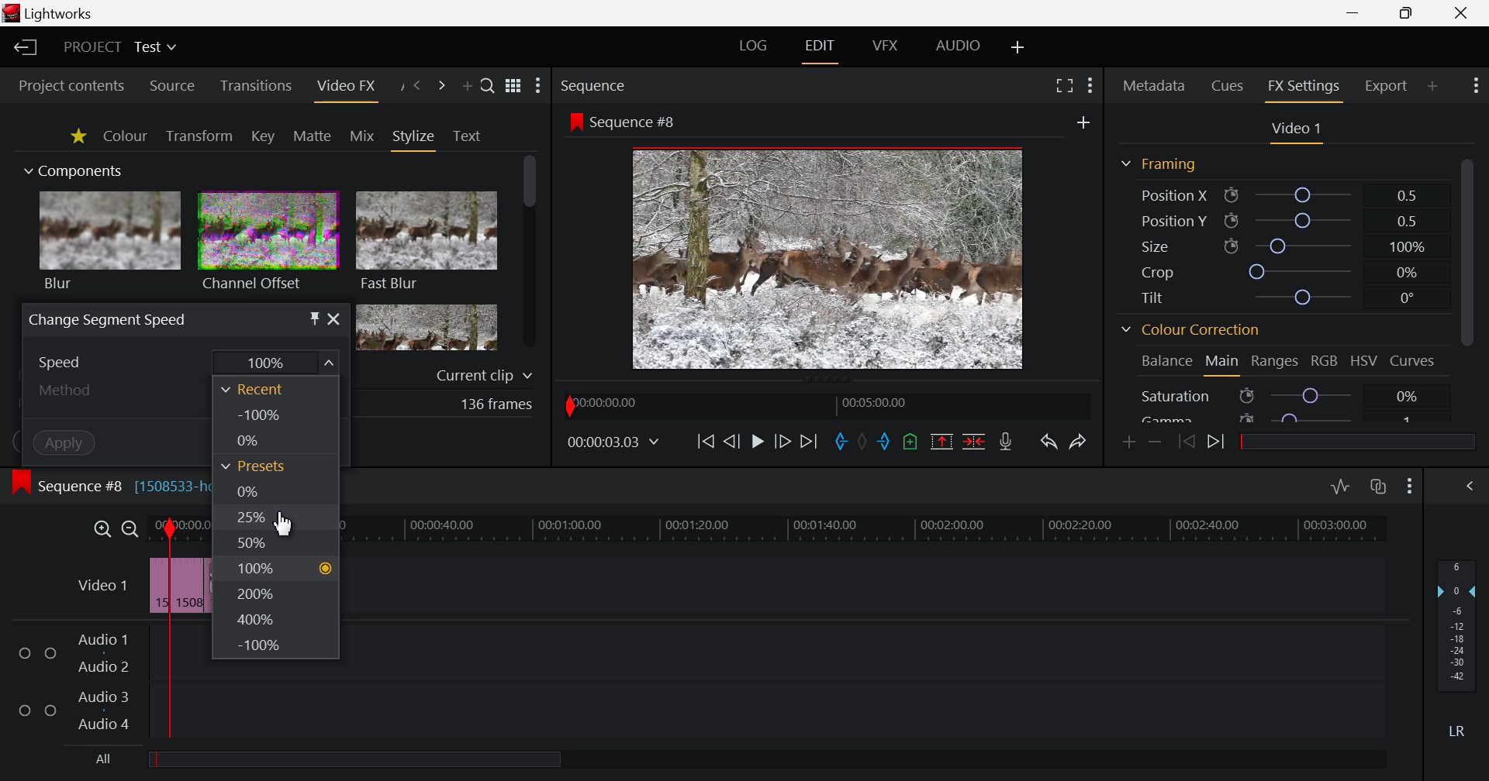 This screenshot has height=781, width=1489. I want to click on Project Title, so click(123, 46).